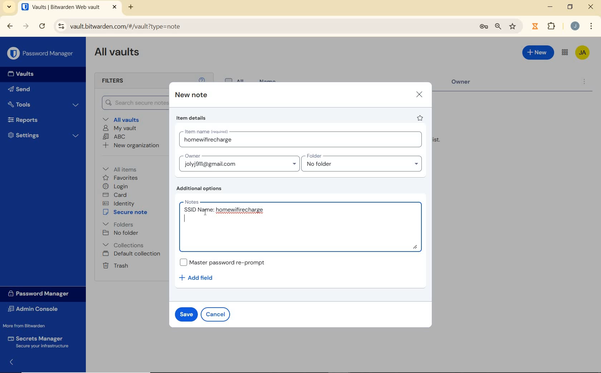 The image size is (601, 373). What do you see at coordinates (121, 81) in the screenshot?
I see `Filters` at bounding box center [121, 81].